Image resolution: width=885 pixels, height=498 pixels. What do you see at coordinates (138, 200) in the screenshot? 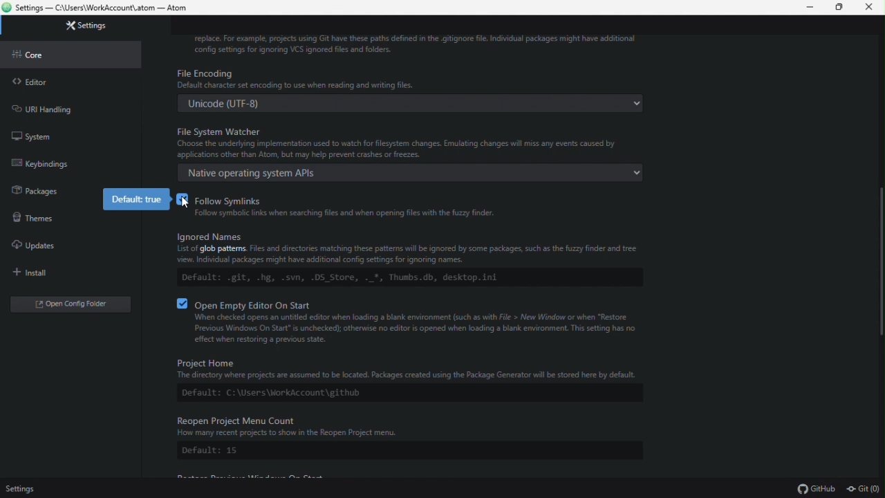
I see `default value` at bounding box center [138, 200].